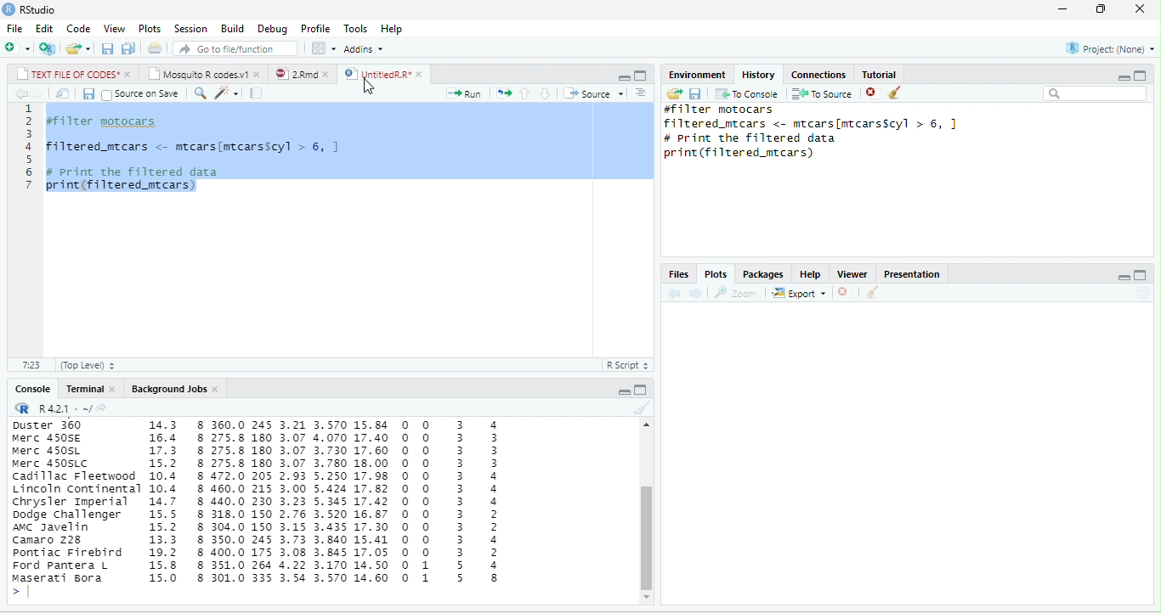 The height and width of the screenshot is (613, 1161). What do you see at coordinates (1124, 277) in the screenshot?
I see `minimize` at bounding box center [1124, 277].